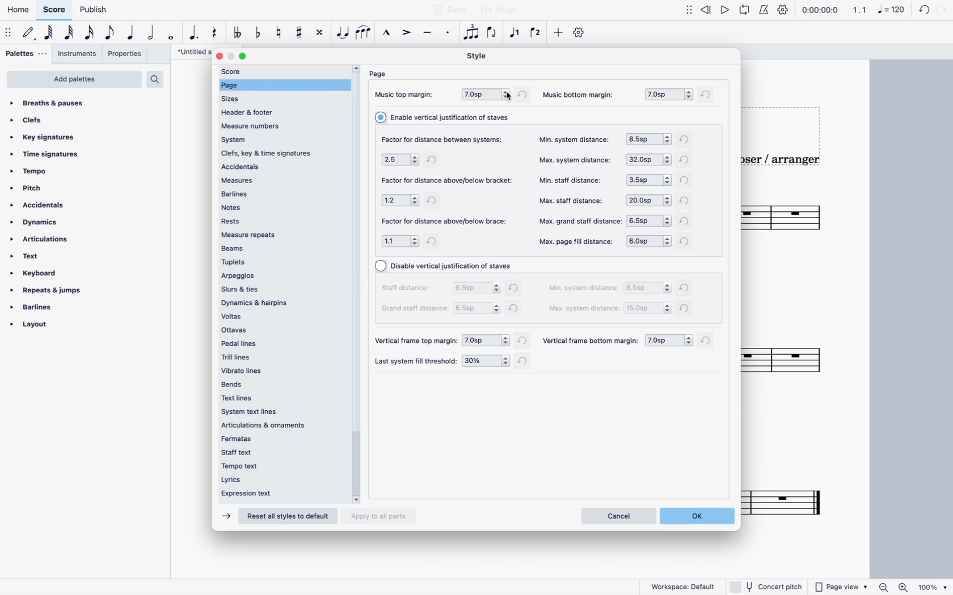 The image size is (953, 595). Describe the element at coordinates (688, 13) in the screenshot. I see `show/hide` at that location.